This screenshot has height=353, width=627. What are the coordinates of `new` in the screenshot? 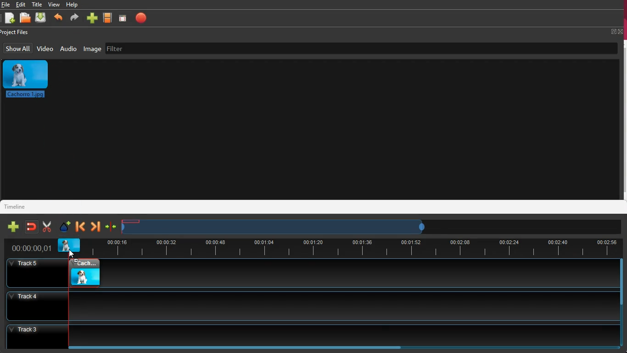 It's located at (9, 19).